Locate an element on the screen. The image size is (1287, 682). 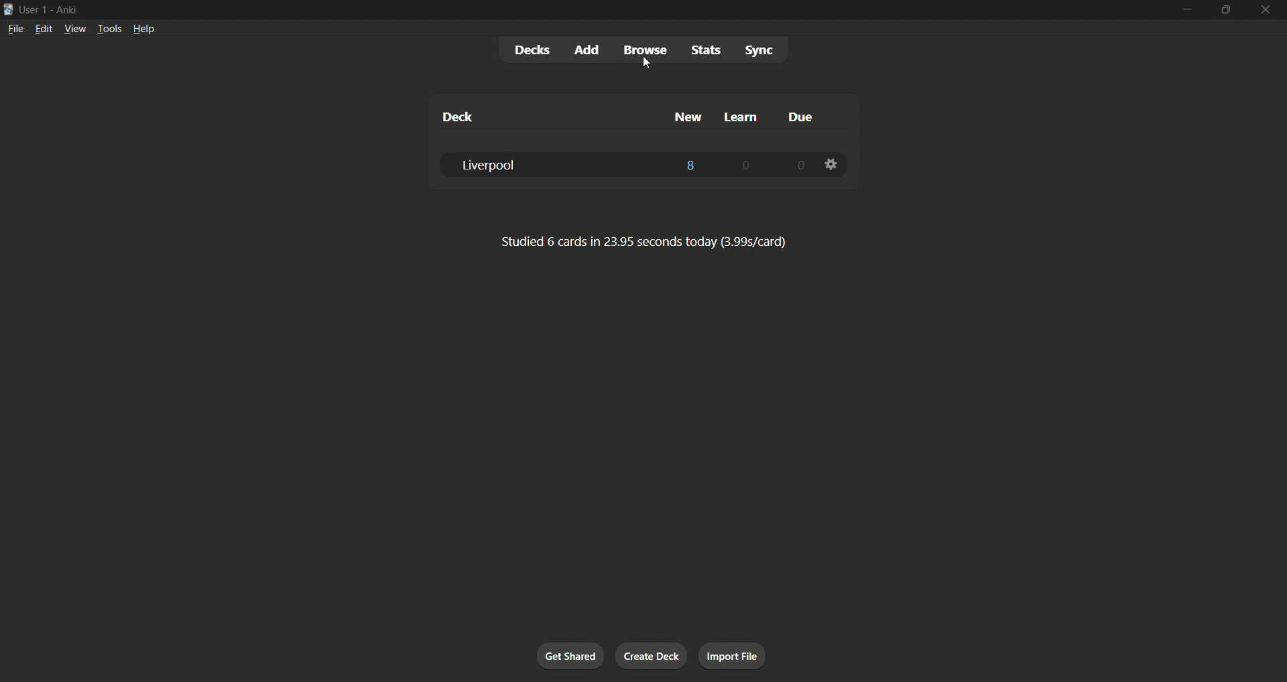
sync is located at coordinates (761, 53).